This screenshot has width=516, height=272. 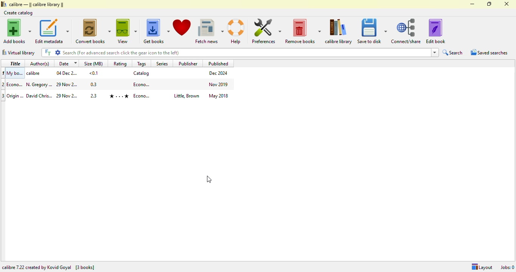 I want to click on edit metadata, so click(x=52, y=31).